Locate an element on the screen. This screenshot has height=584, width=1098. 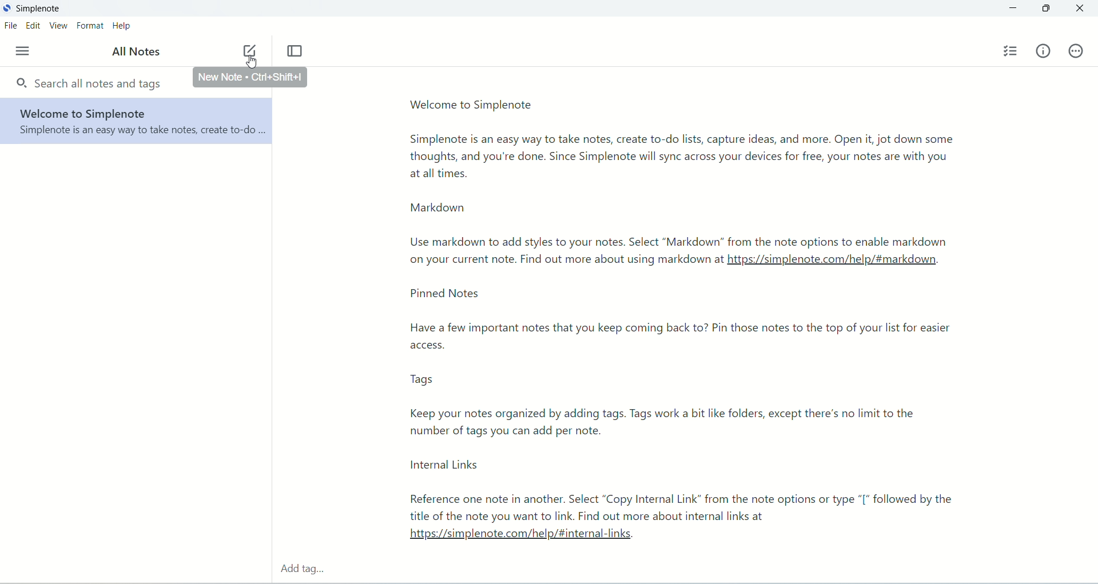
menu is located at coordinates (22, 52).